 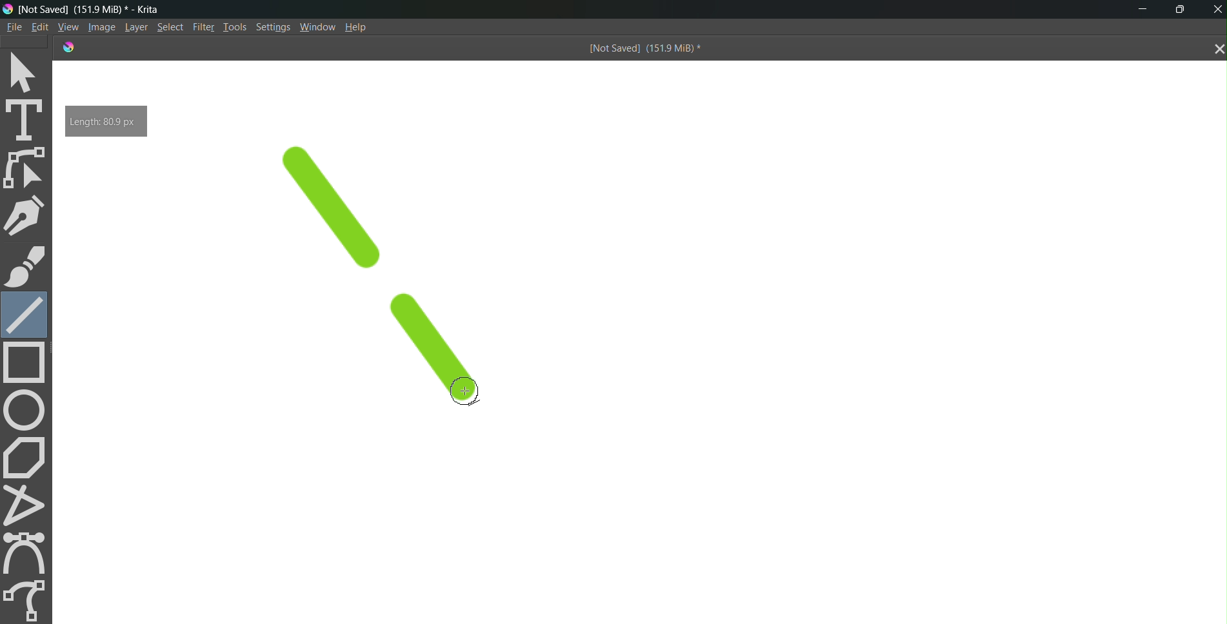 What do you see at coordinates (8, 8) in the screenshot?
I see `logo` at bounding box center [8, 8].